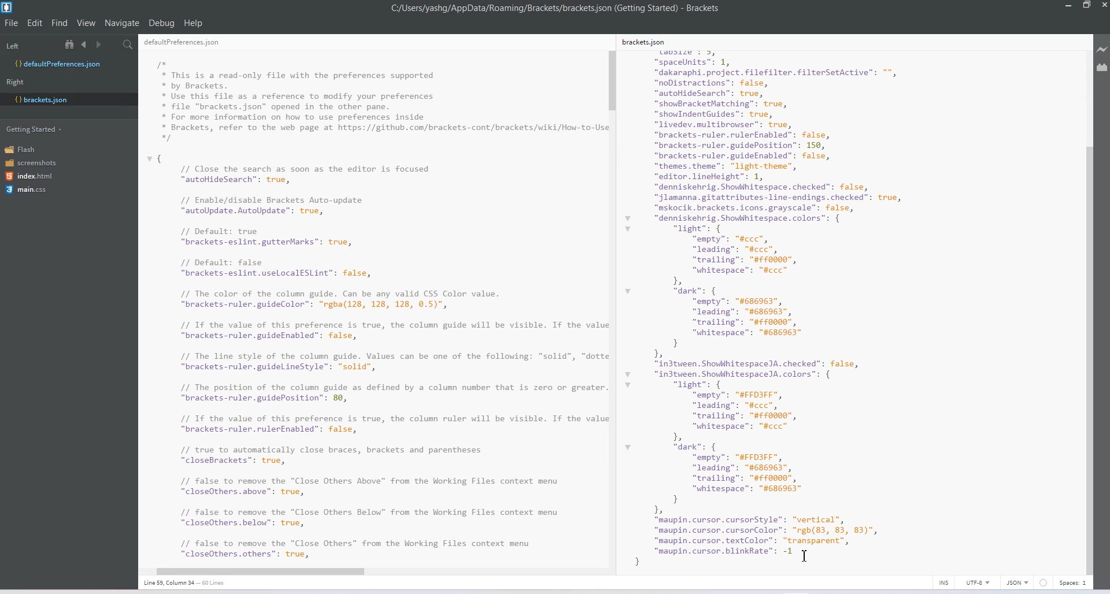 This screenshot has height=594, width=1110. Describe the element at coordinates (60, 23) in the screenshot. I see `Find` at that location.